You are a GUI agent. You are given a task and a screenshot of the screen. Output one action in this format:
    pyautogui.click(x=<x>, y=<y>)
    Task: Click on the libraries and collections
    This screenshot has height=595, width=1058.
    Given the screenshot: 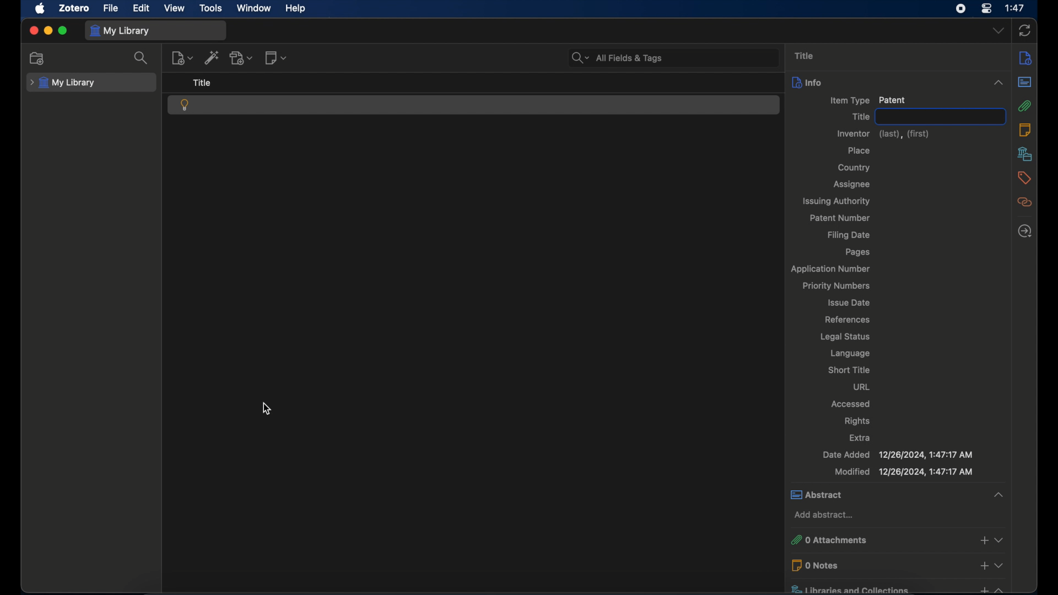 What is the action you would take?
    pyautogui.click(x=856, y=587)
    